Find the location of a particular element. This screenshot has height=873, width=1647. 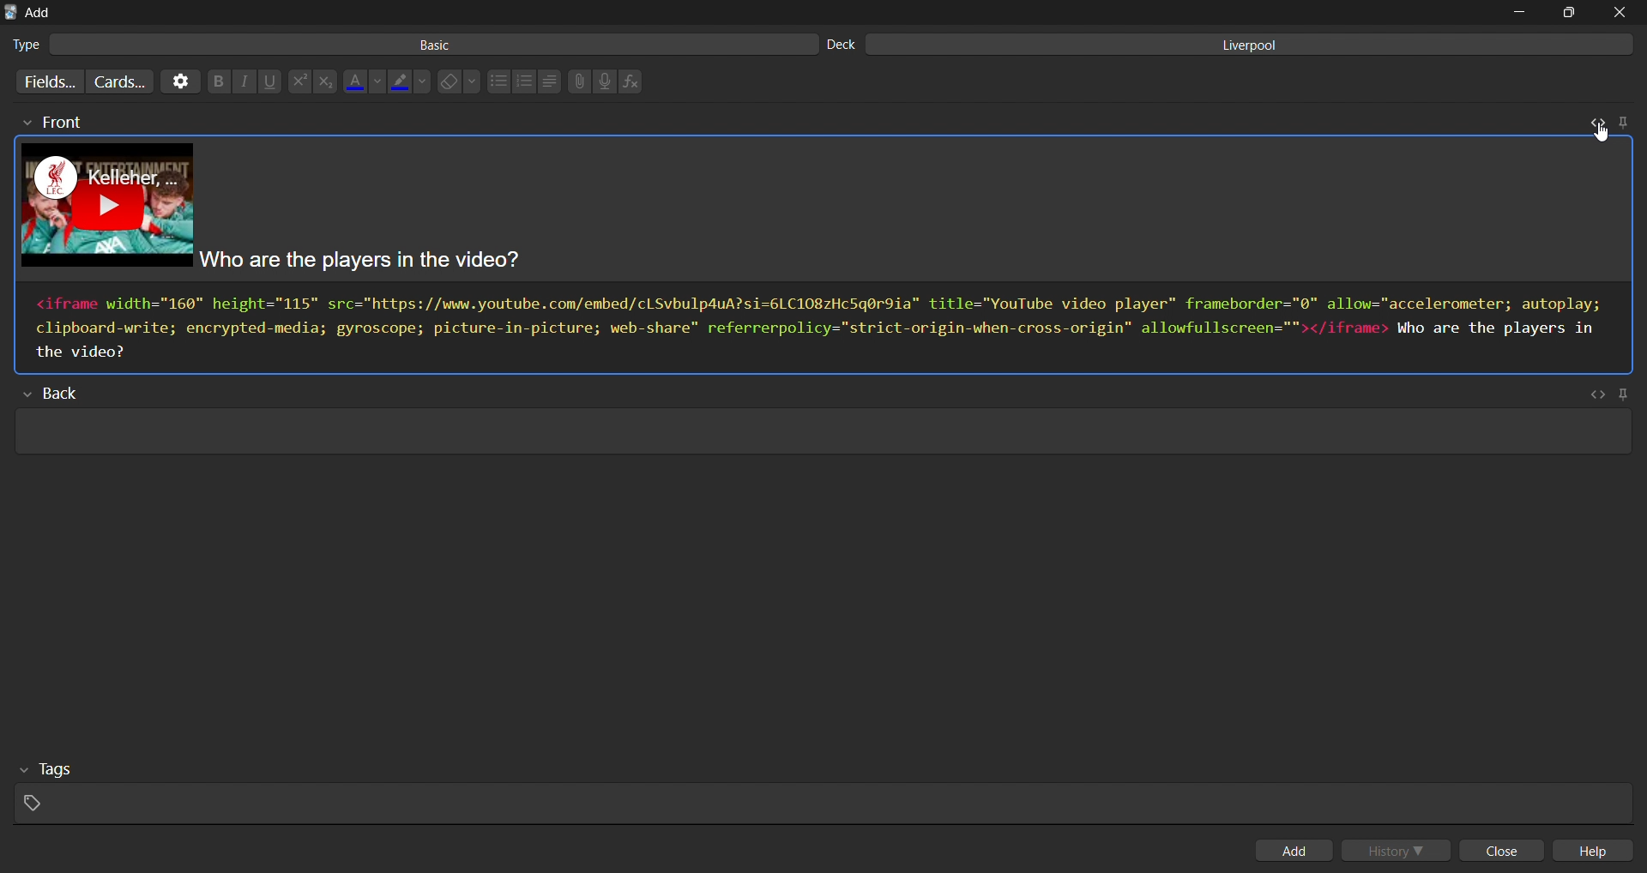

ordered list is located at coordinates (524, 81).